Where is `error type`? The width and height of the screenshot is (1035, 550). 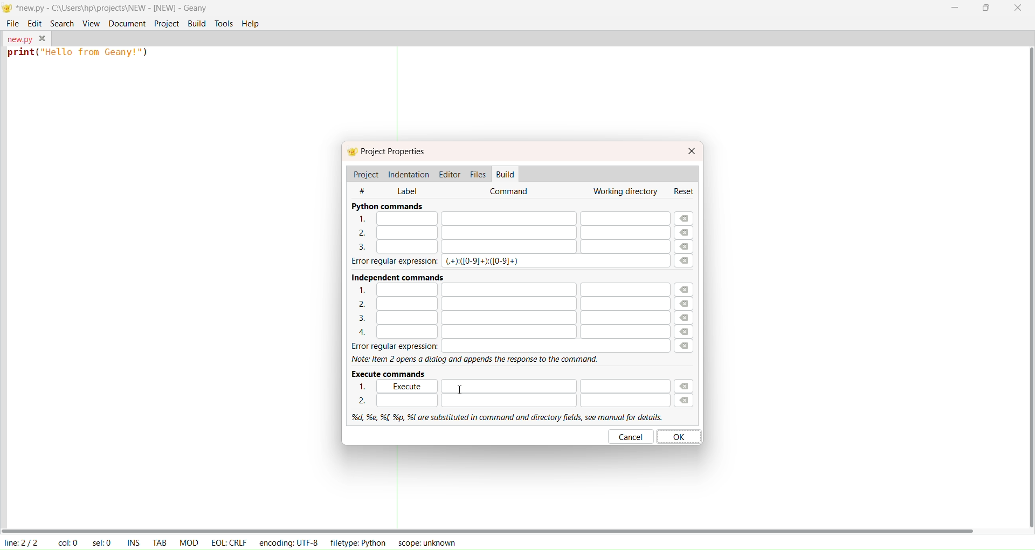 error type is located at coordinates (484, 262).